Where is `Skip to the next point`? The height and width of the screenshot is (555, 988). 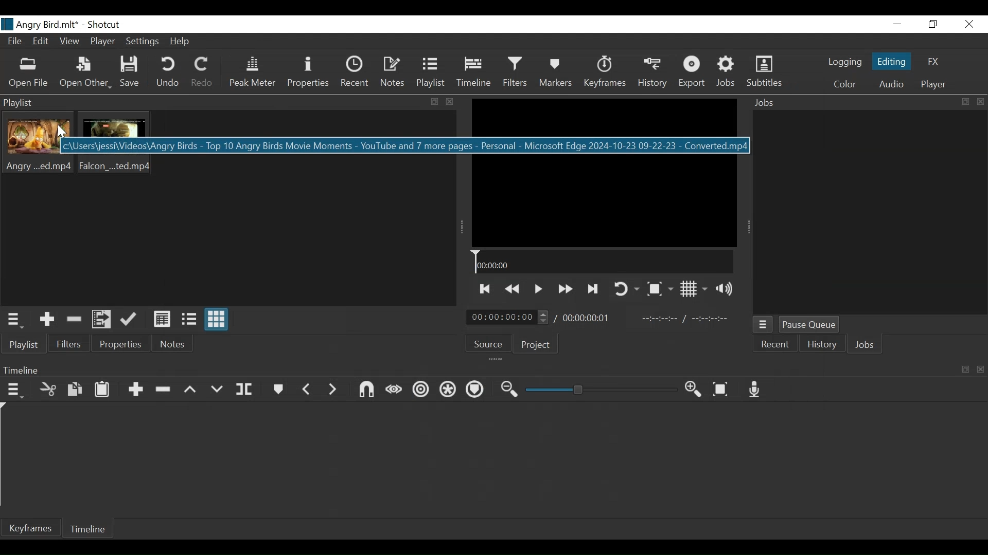 Skip to the next point is located at coordinates (593, 289).